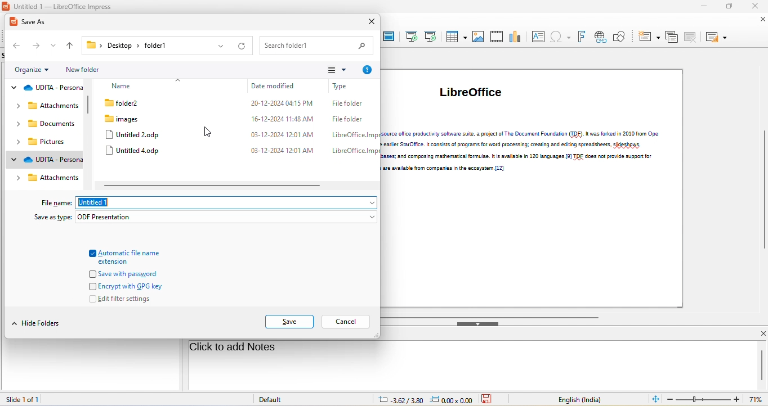 The height and width of the screenshot is (406, 768). What do you see at coordinates (50, 218) in the screenshot?
I see `save as type` at bounding box center [50, 218].